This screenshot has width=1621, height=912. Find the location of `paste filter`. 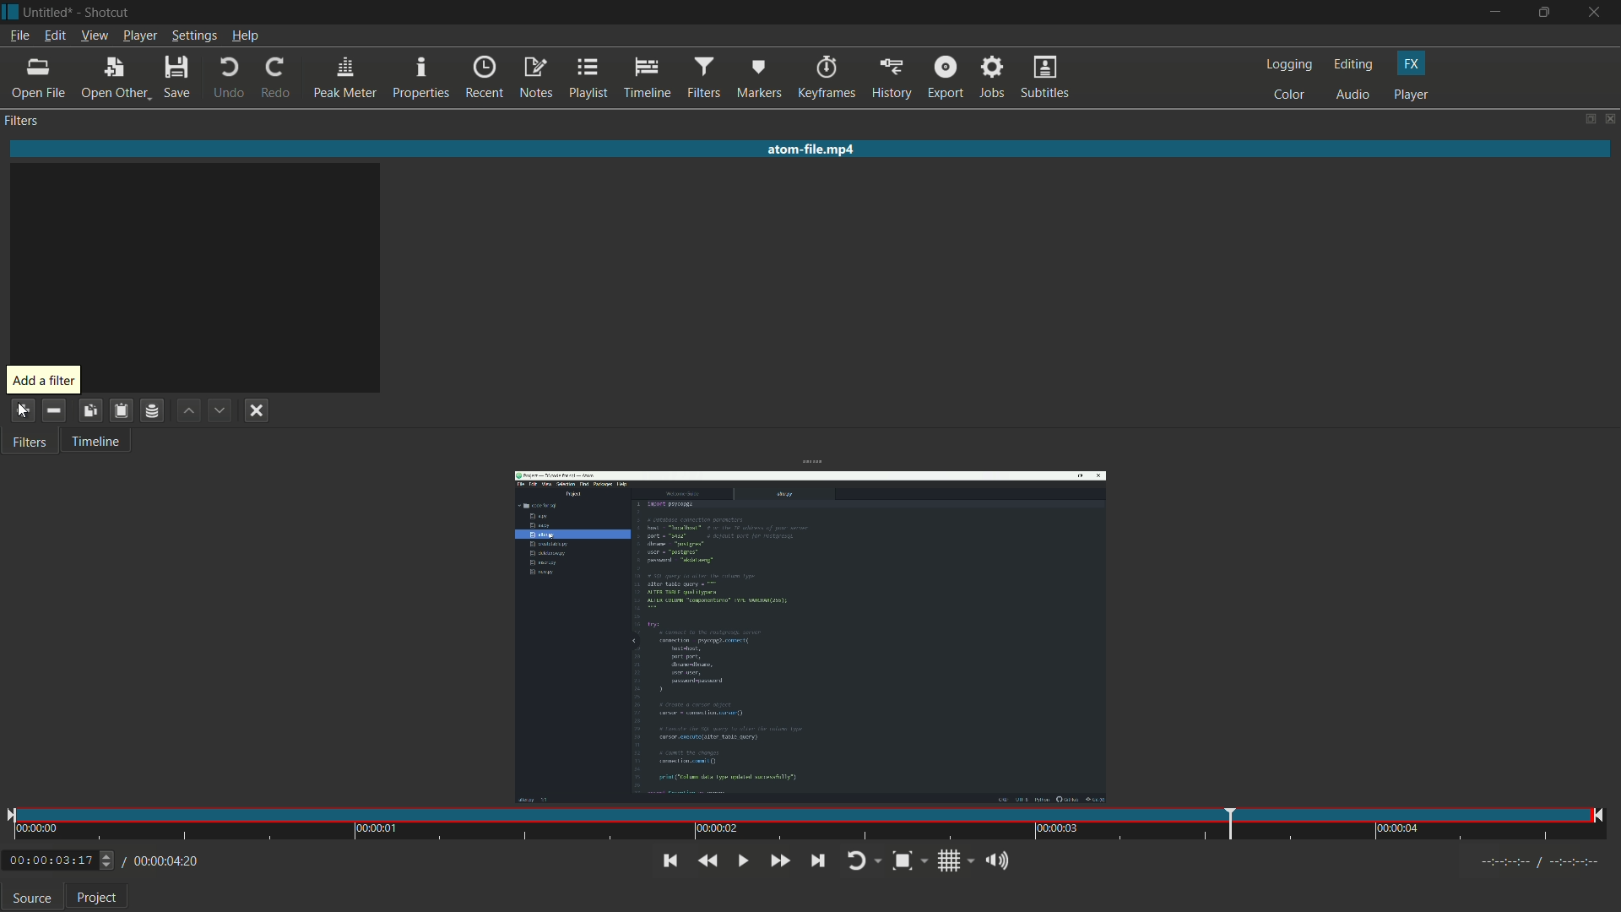

paste filter is located at coordinates (121, 410).